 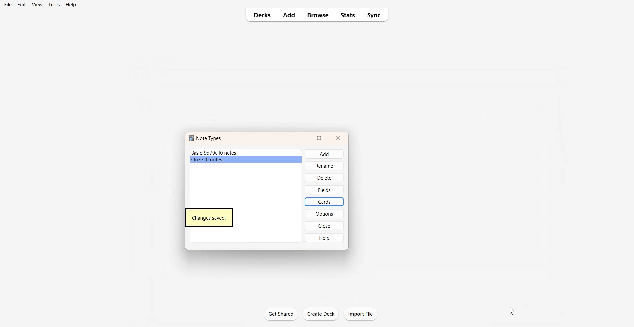 What do you see at coordinates (319, 138) in the screenshot?
I see `maximize` at bounding box center [319, 138].